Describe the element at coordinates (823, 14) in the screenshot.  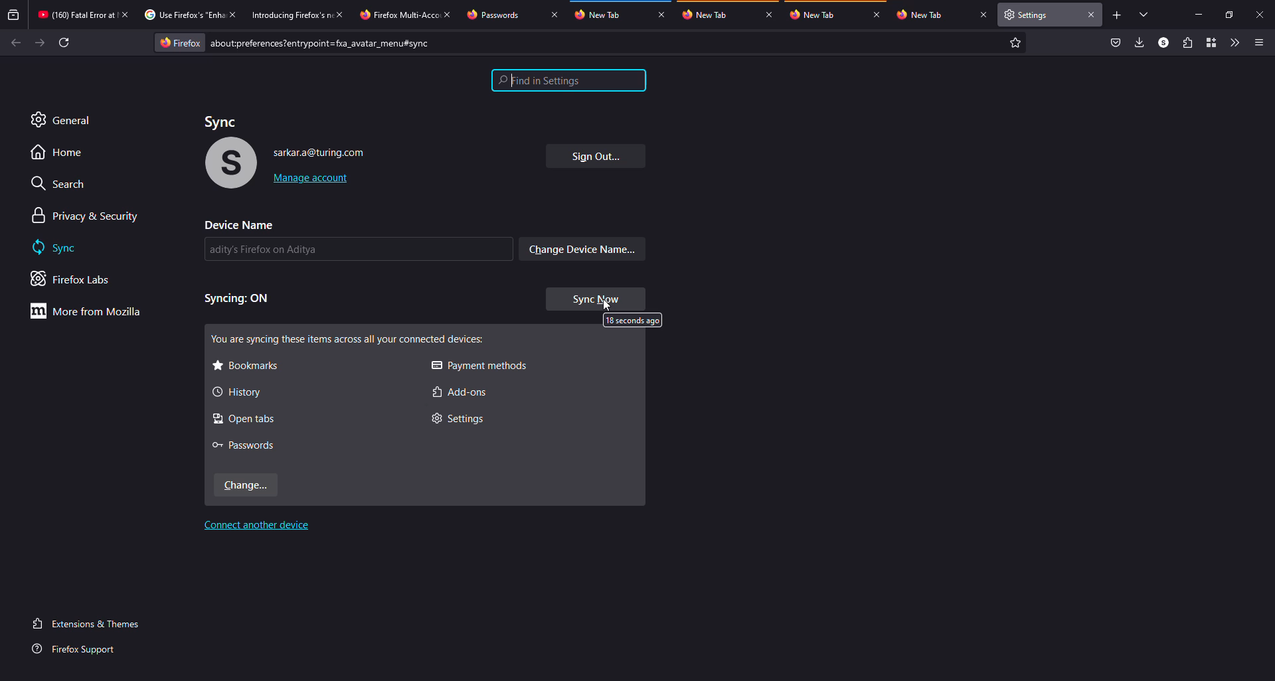
I see `tab` at that location.